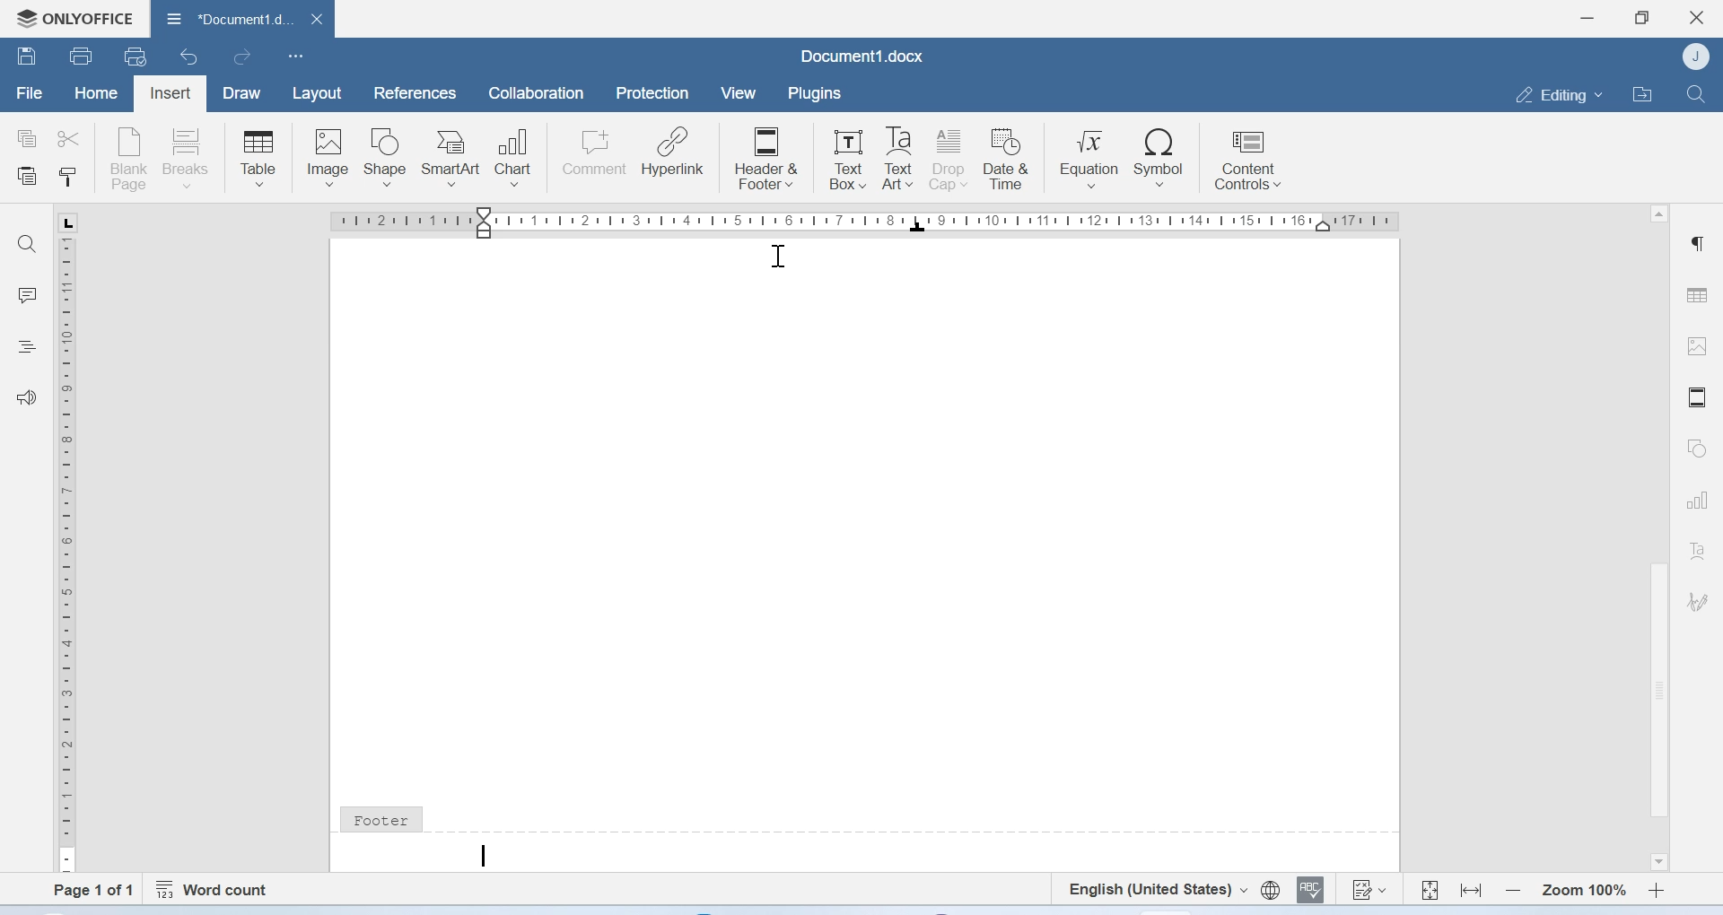 This screenshot has height=915, width=1723. What do you see at coordinates (822, 93) in the screenshot?
I see `plugins` at bounding box center [822, 93].